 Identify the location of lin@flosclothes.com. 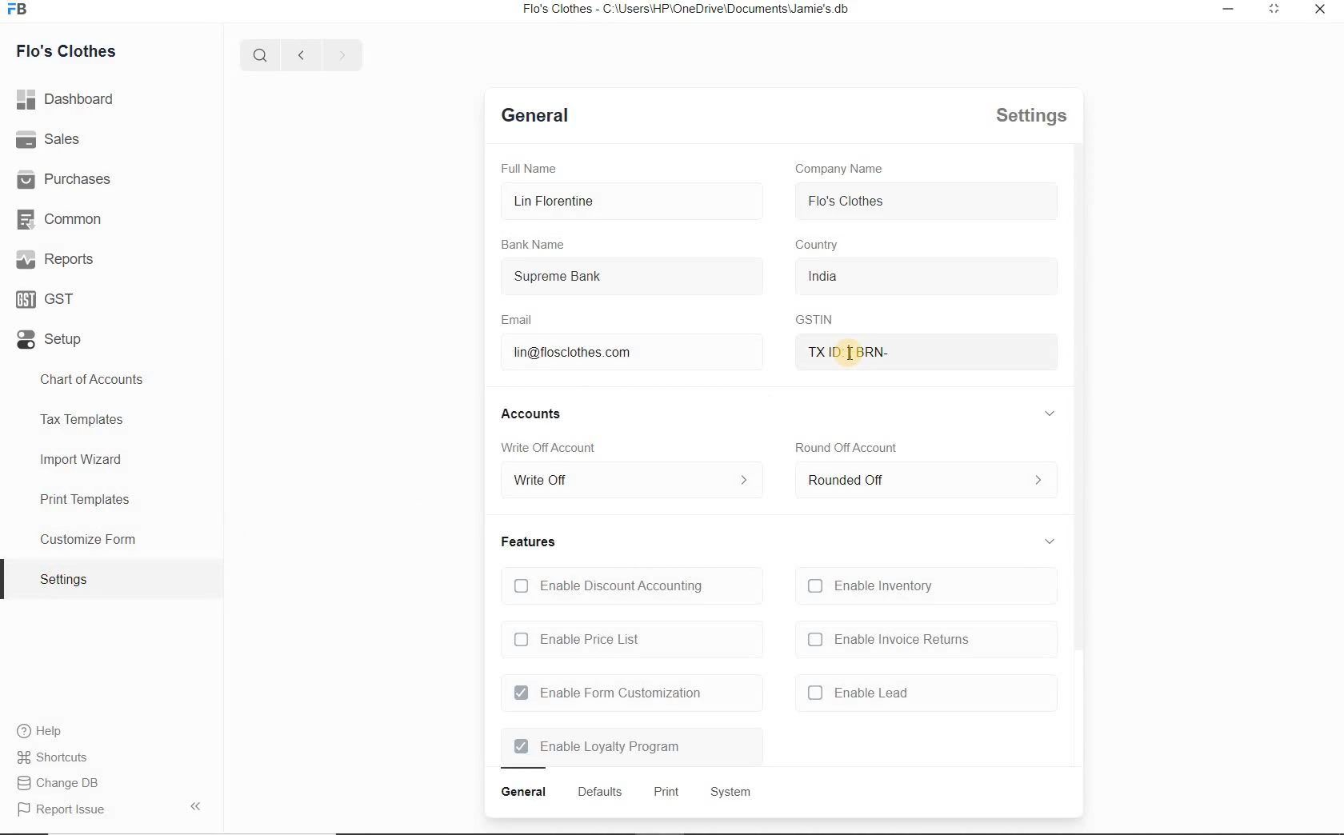
(594, 354).